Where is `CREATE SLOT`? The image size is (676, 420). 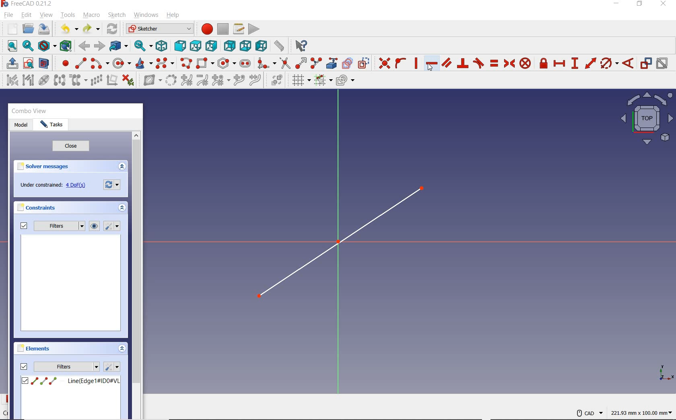 CREATE SLOT is located at coordinates (245, 63).